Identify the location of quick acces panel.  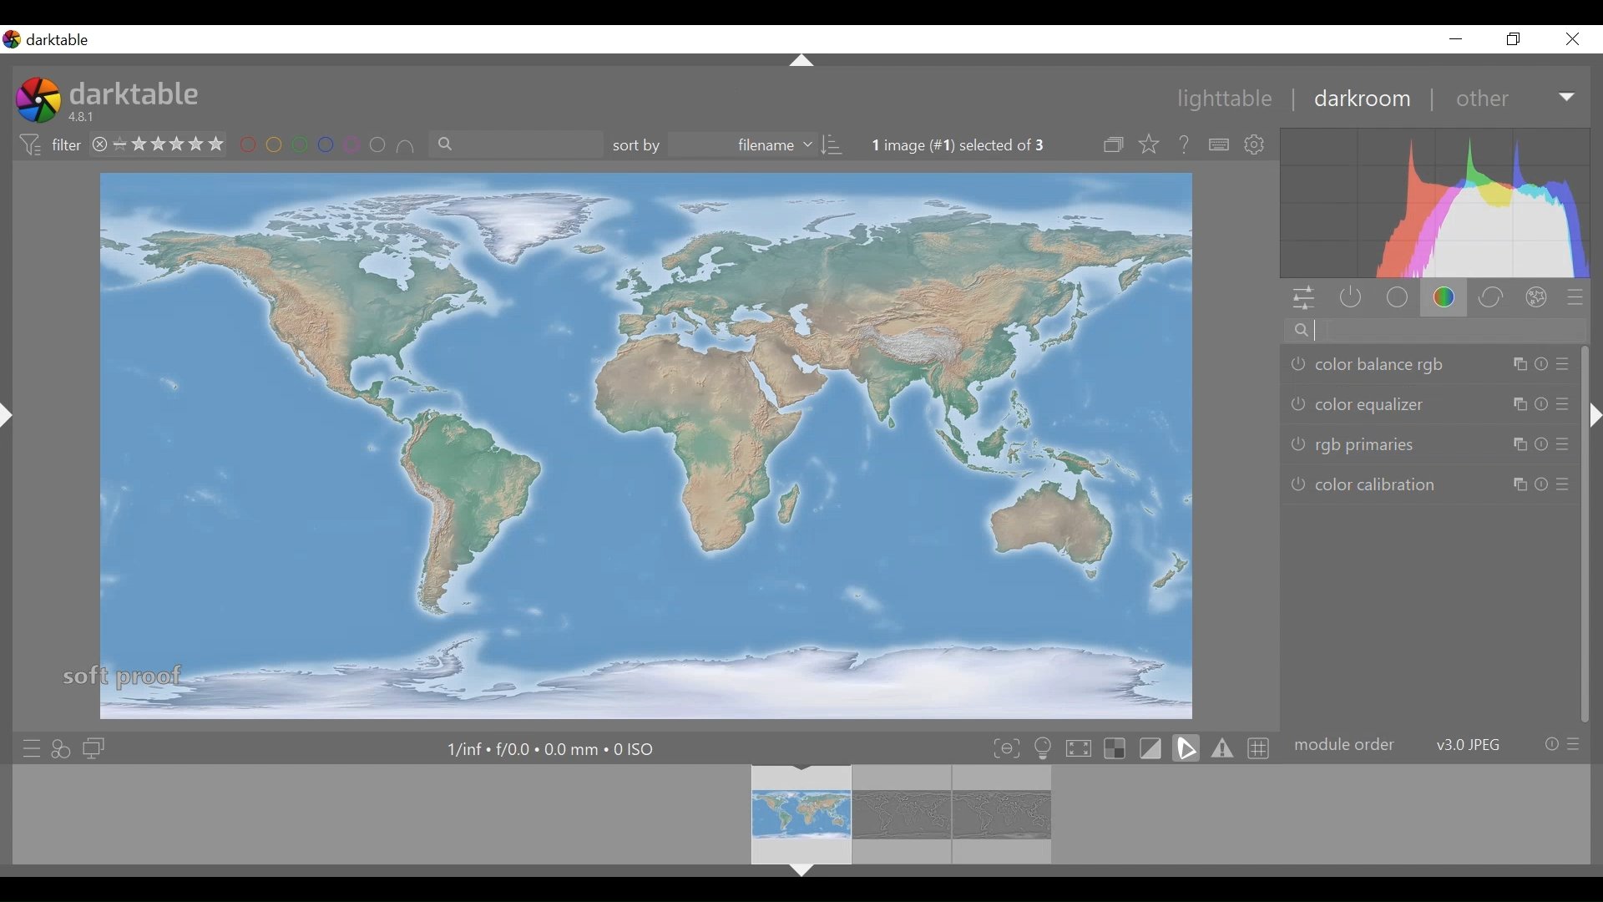
(1303, 298).